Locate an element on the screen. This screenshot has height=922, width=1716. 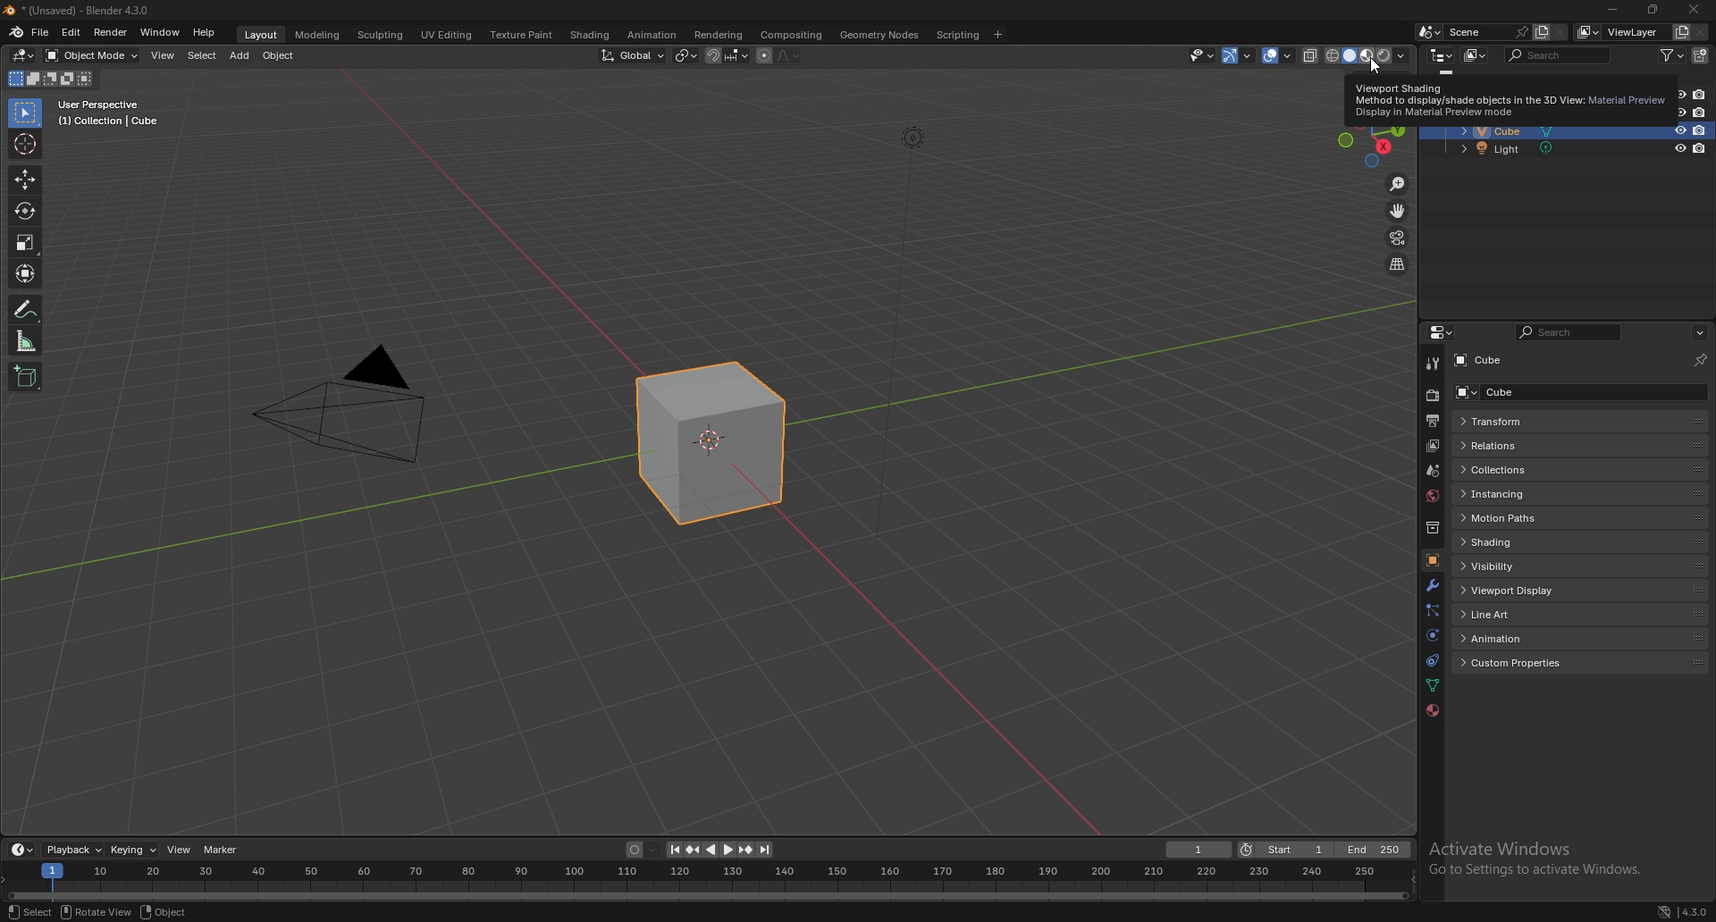
object is located at coordinates (280, 56).